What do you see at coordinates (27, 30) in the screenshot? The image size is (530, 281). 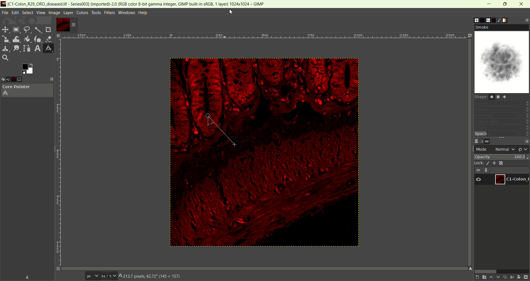 I see `free select tool` at bounding box center [27, 30].